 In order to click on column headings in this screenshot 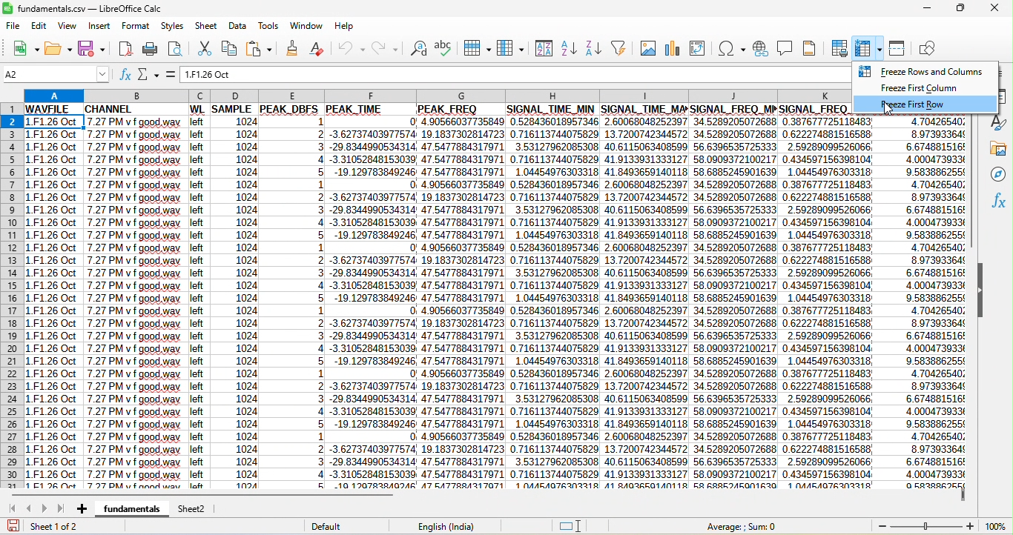, I will do `click(435, 96)`.